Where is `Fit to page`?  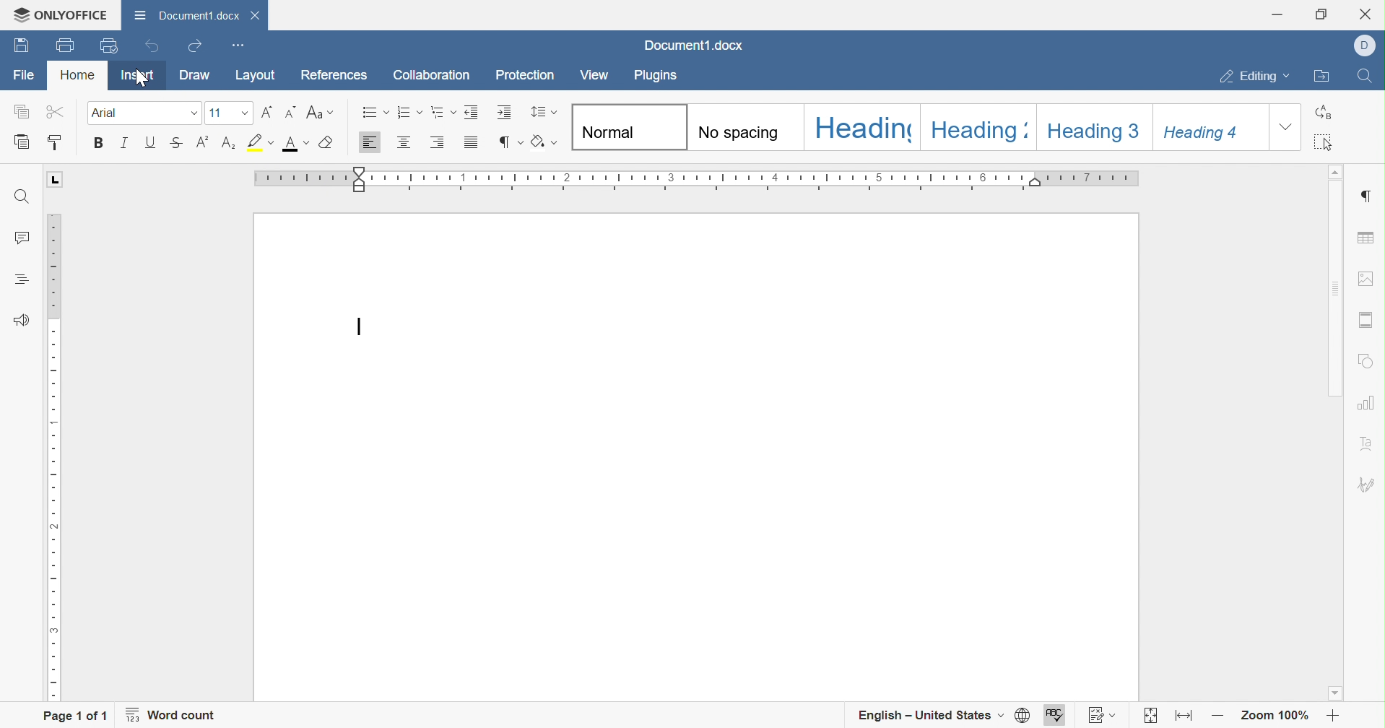 Fit to page is located at coordinates (1150, 714).